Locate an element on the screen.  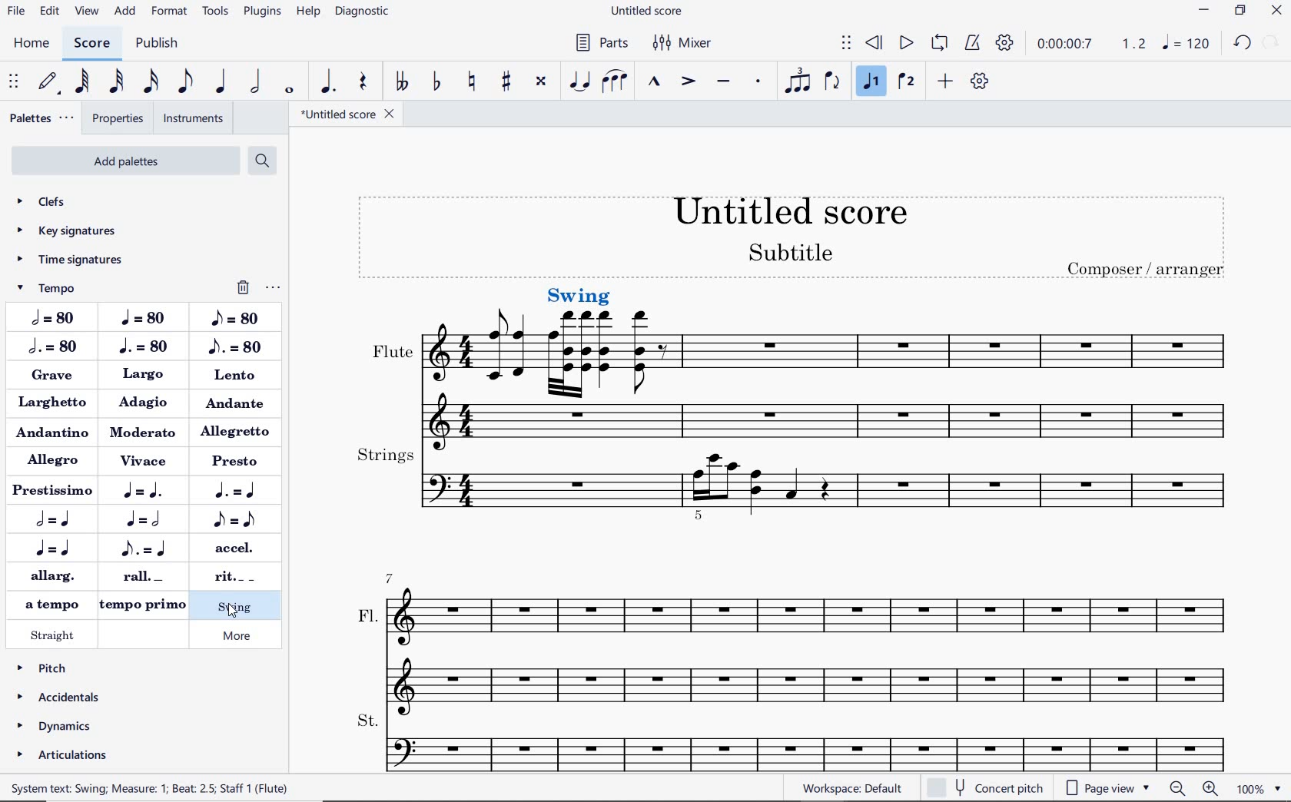
QUARTER NOTE is located at coordinates (222, 81).